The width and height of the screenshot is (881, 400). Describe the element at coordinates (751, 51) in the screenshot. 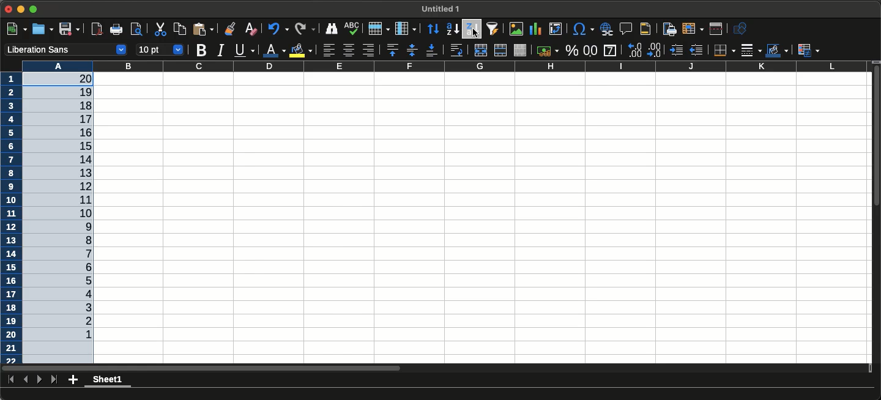

I see `Border style` at that location.